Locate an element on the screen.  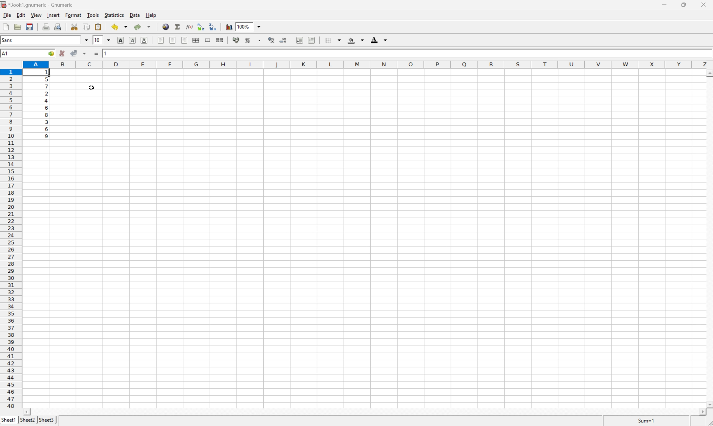
scroll down is located at coordinates (708, 404).